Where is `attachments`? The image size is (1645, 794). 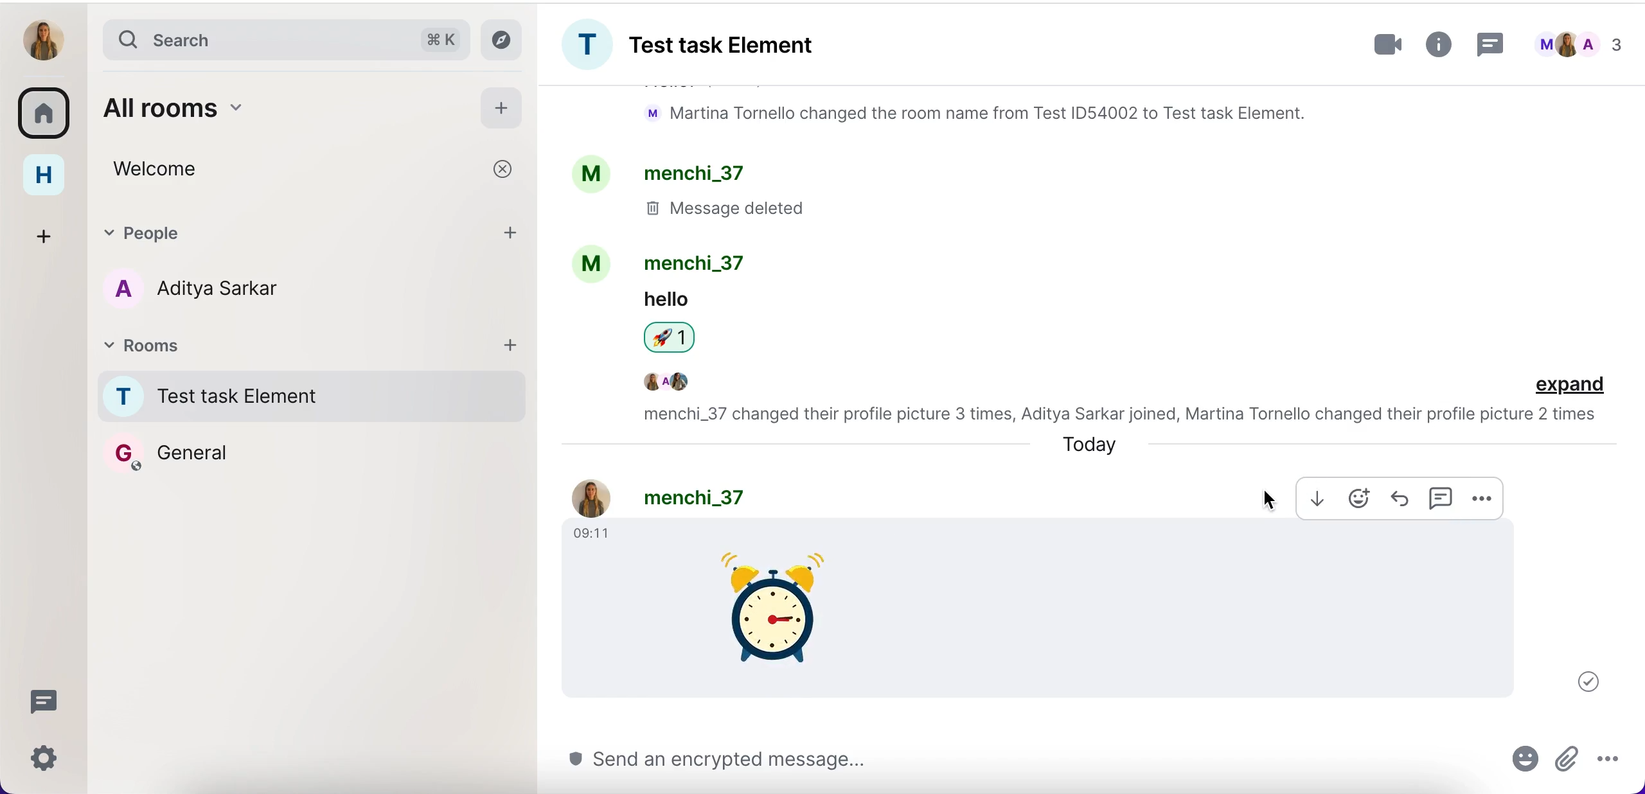 attachments is located at coordinates (1565, 757).